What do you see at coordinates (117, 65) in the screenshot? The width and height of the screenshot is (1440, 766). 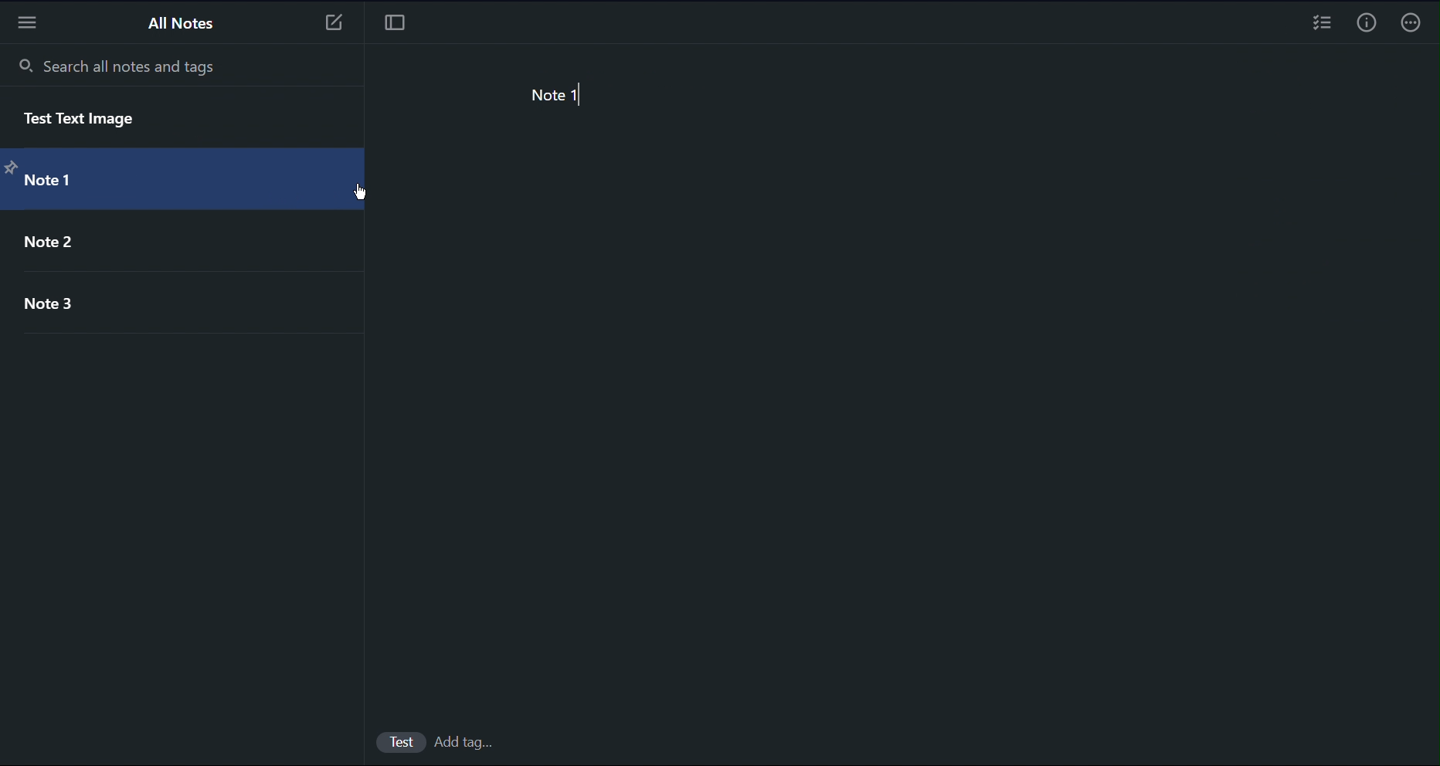 I see `Search all notes and tags` at bounding box center [117, 65].